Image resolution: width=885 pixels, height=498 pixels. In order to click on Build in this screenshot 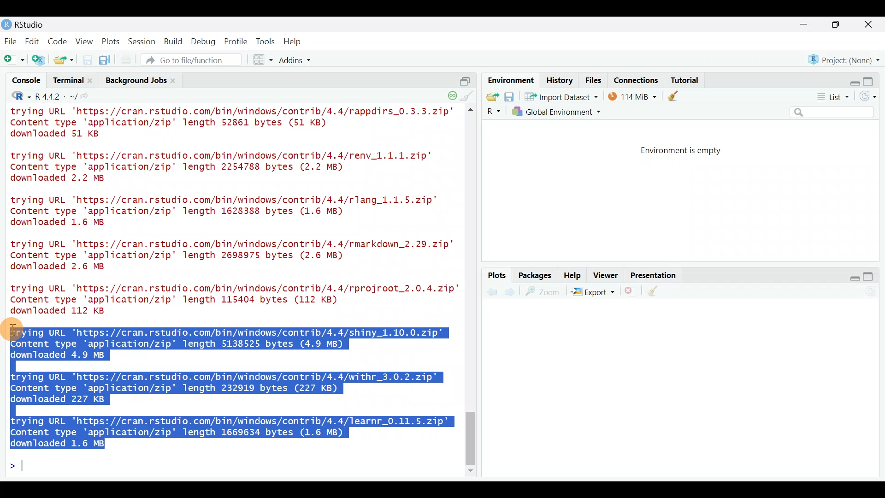, I will do `click(174, 41)`.